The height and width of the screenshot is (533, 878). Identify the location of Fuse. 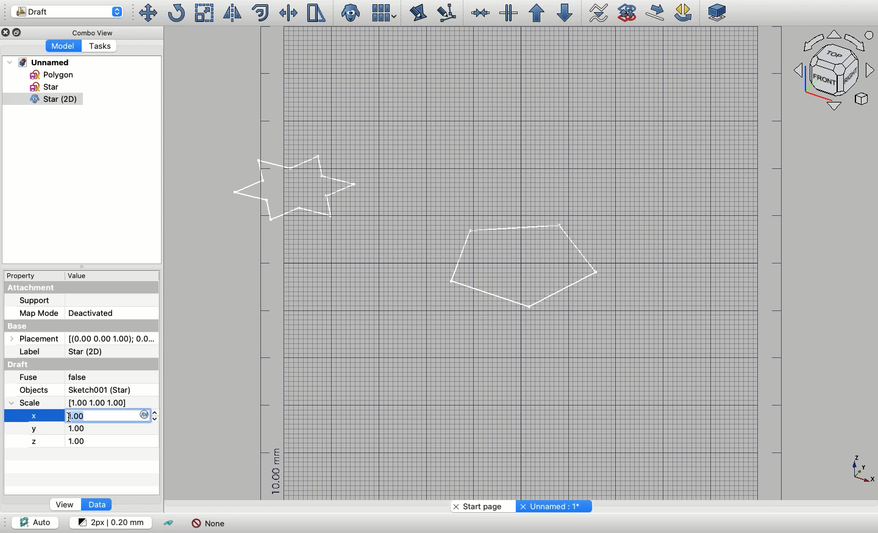
(29, 377).